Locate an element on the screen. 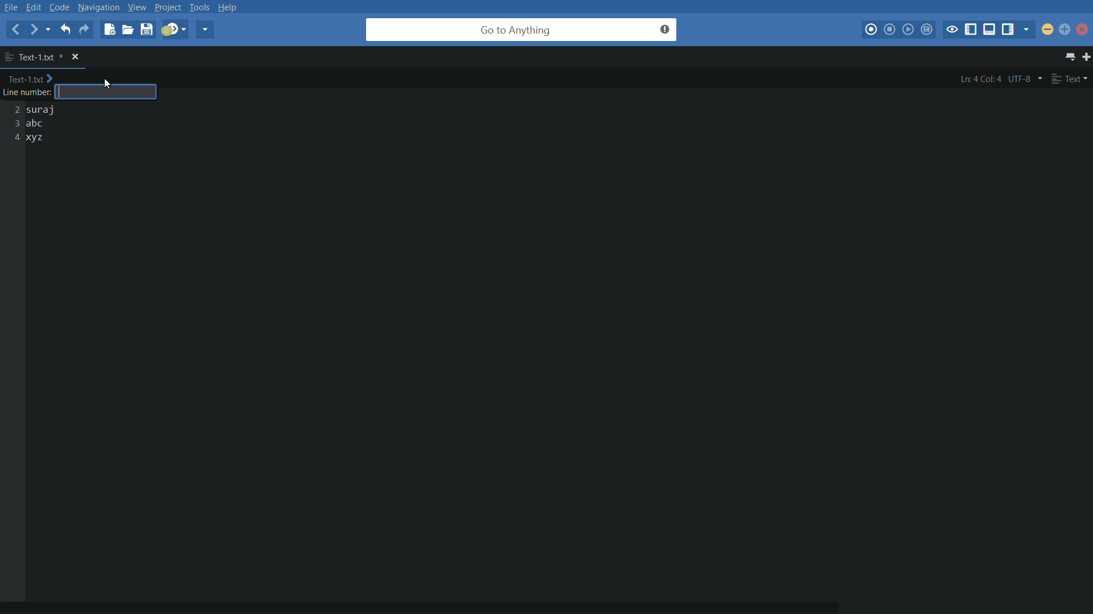  forward is located at coordinates (35, 30).